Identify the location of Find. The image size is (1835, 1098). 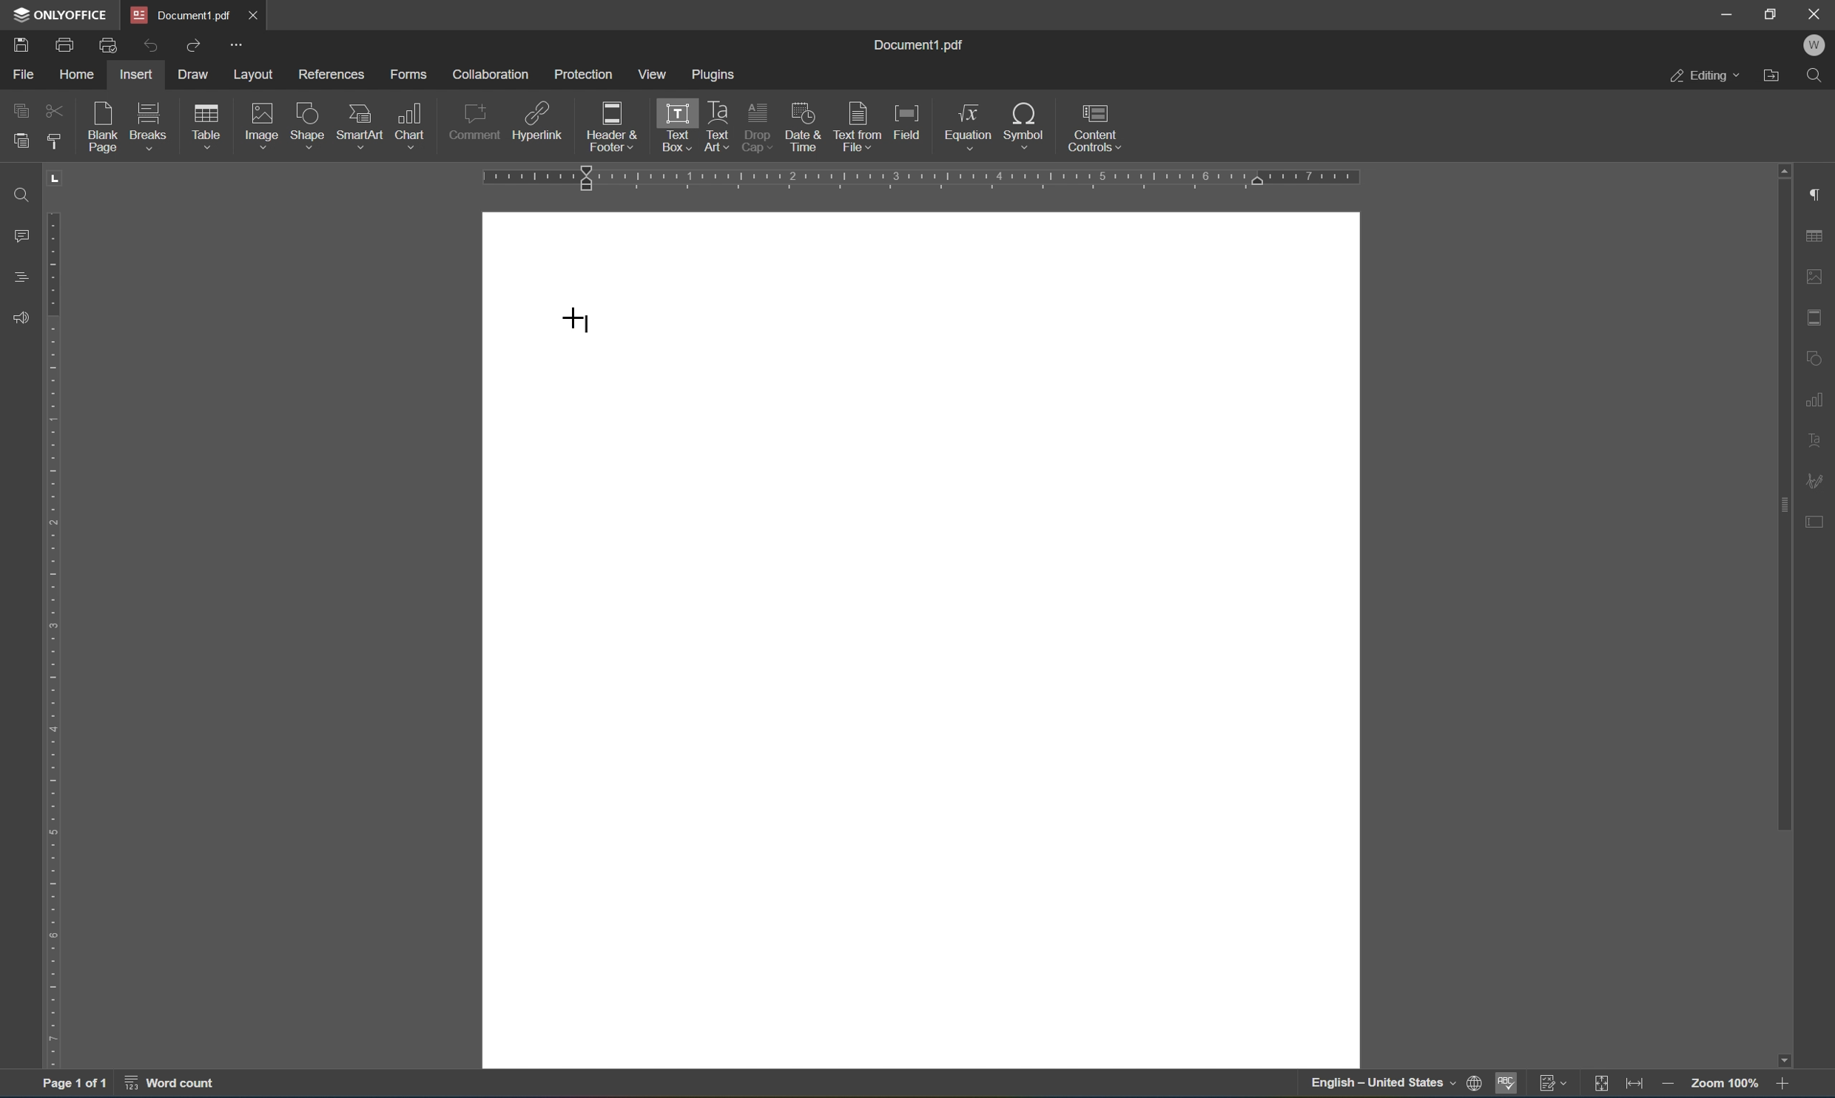
(1814, 76).